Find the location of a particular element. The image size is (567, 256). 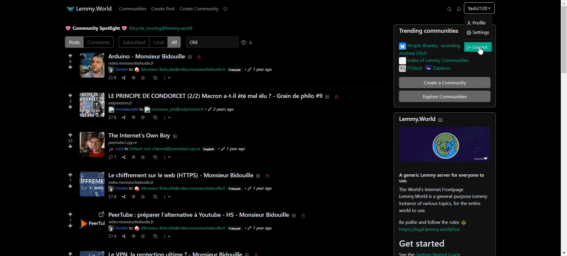

Profile is located at coordinates (481, 8).